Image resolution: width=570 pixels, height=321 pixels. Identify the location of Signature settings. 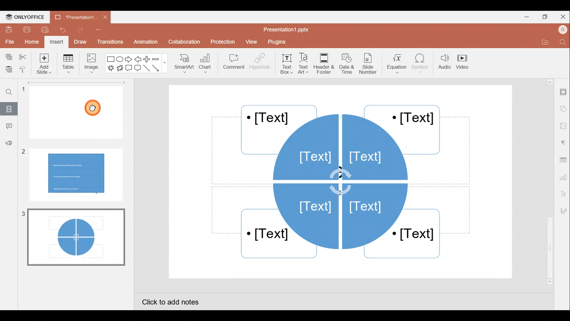
(562, 211).